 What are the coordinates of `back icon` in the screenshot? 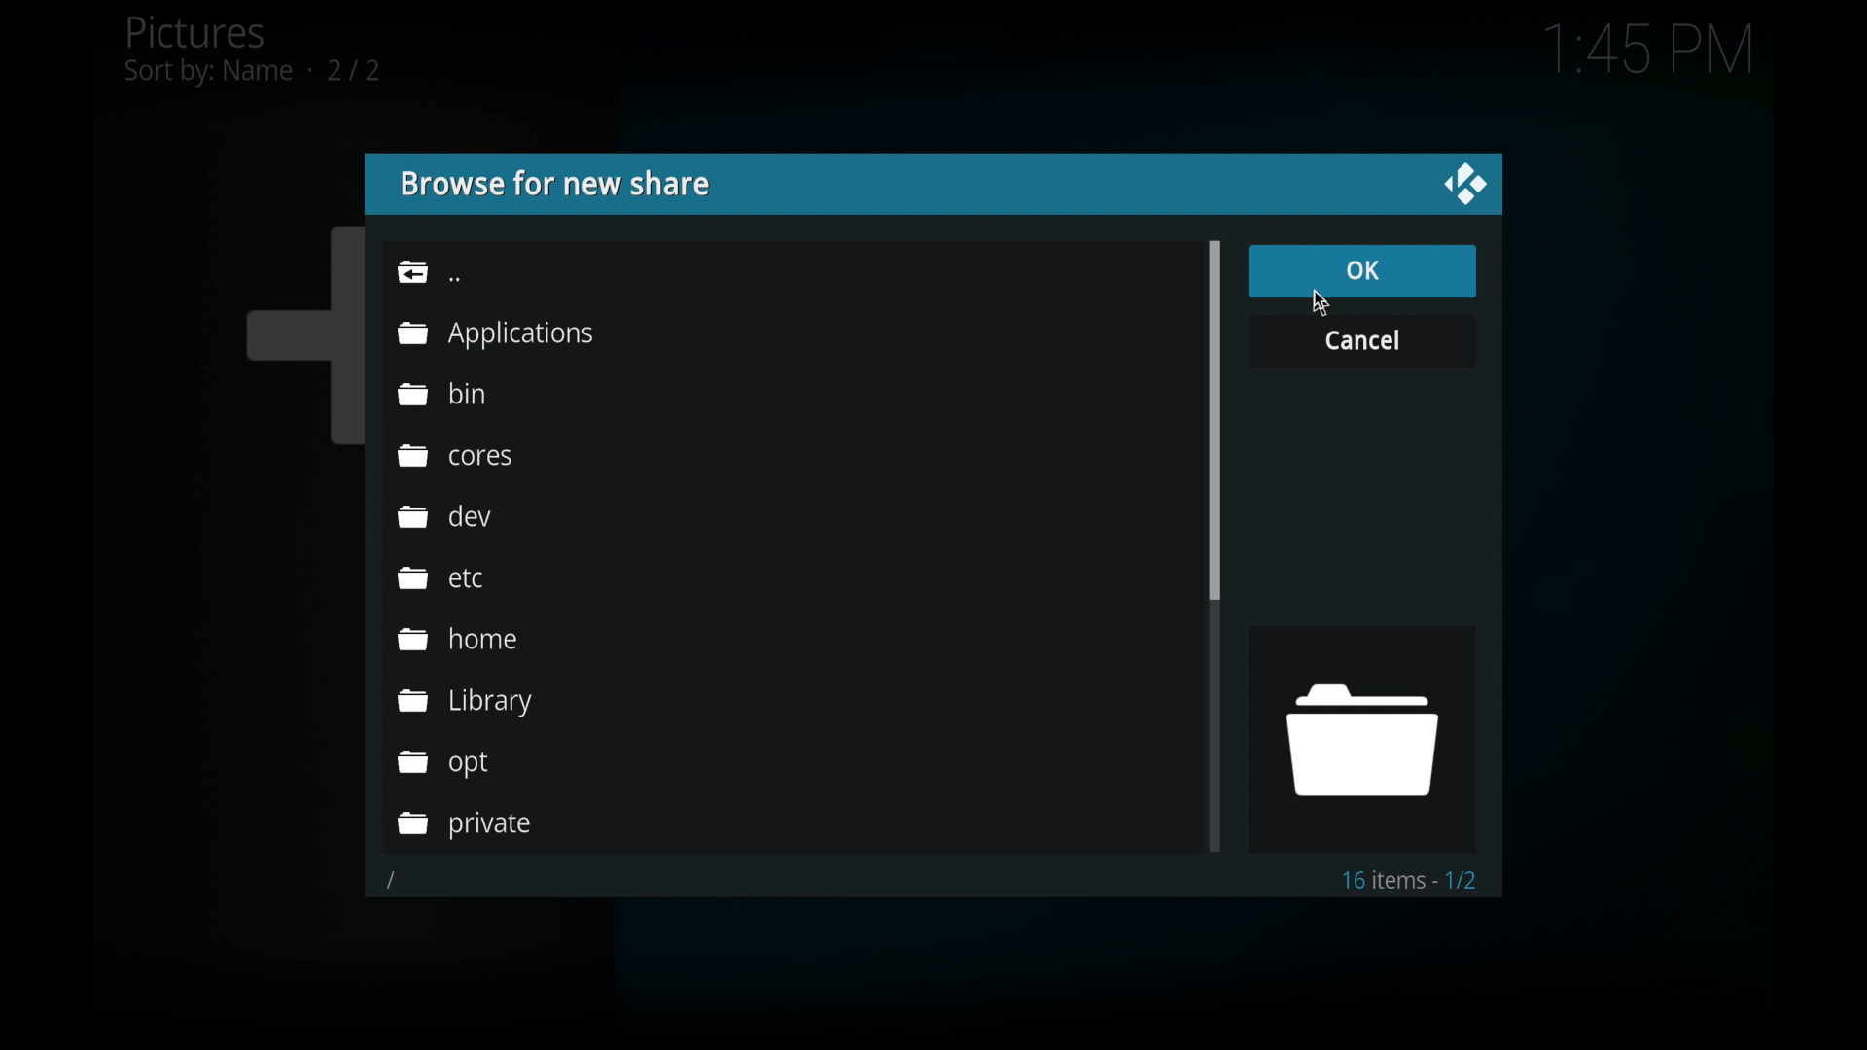 It's located at (428, 271).